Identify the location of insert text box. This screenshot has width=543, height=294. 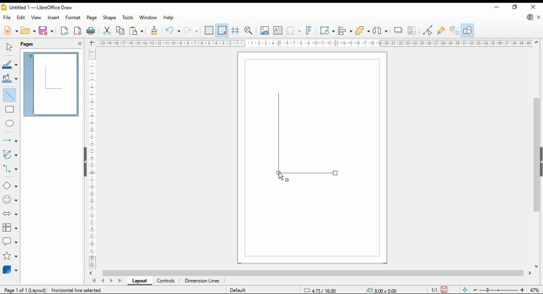
(278, 31).